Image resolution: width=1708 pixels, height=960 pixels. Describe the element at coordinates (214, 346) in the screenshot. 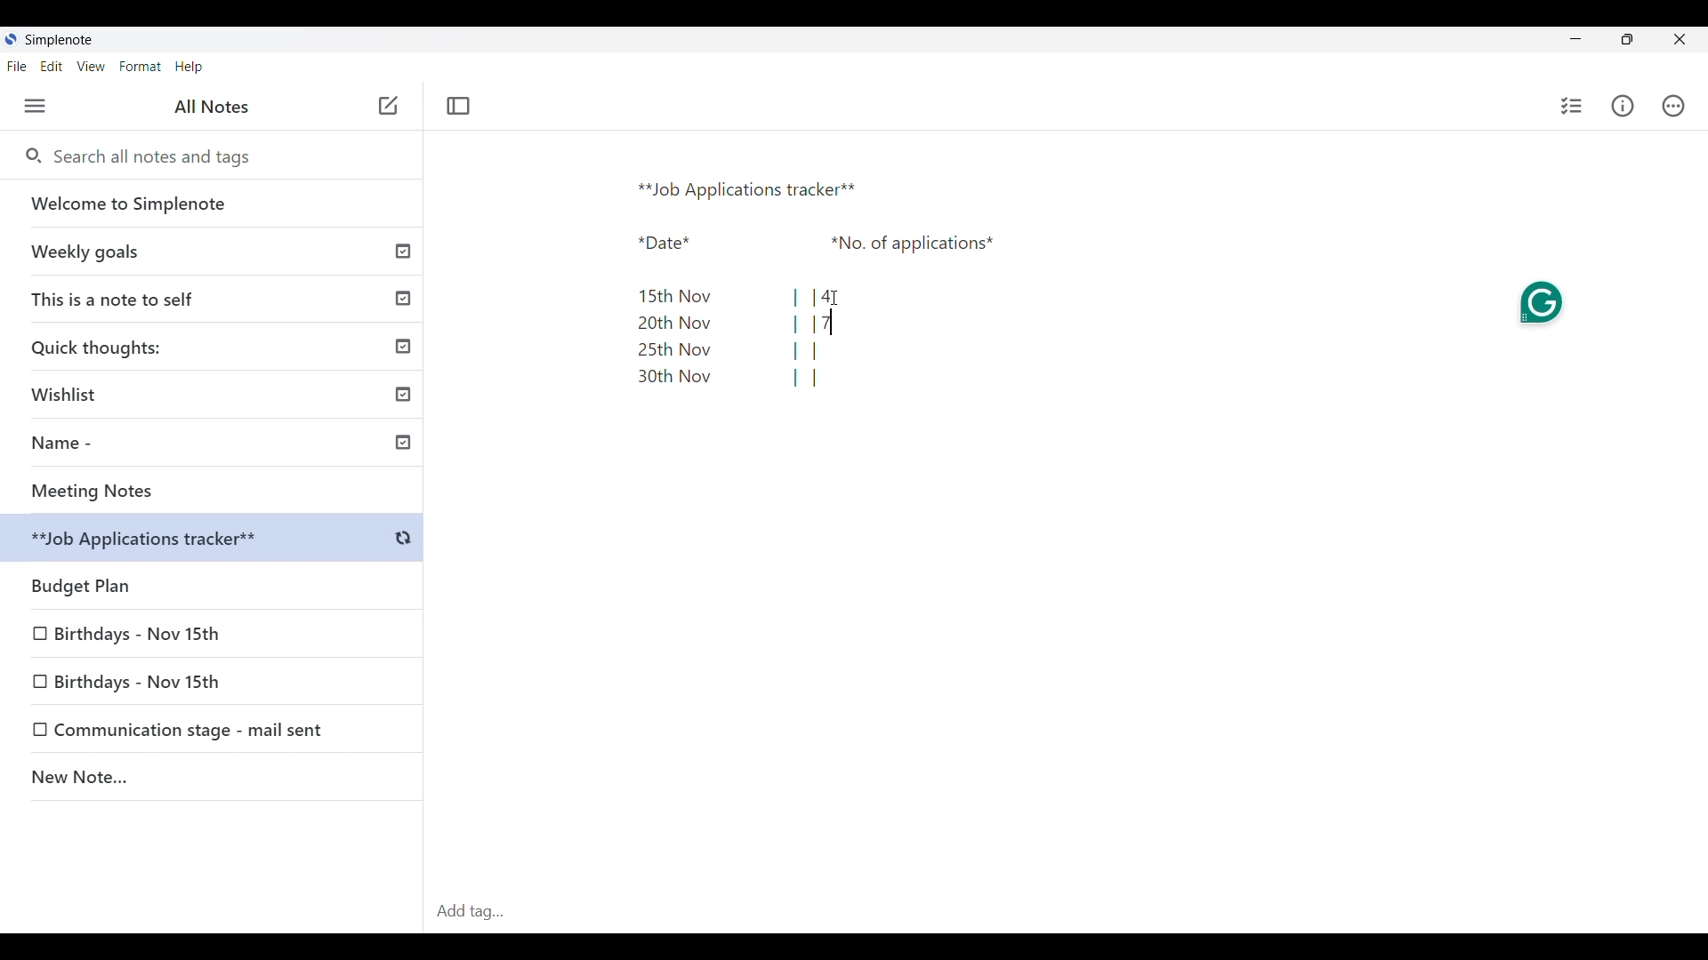

I see `Quick thoughts` at that location.